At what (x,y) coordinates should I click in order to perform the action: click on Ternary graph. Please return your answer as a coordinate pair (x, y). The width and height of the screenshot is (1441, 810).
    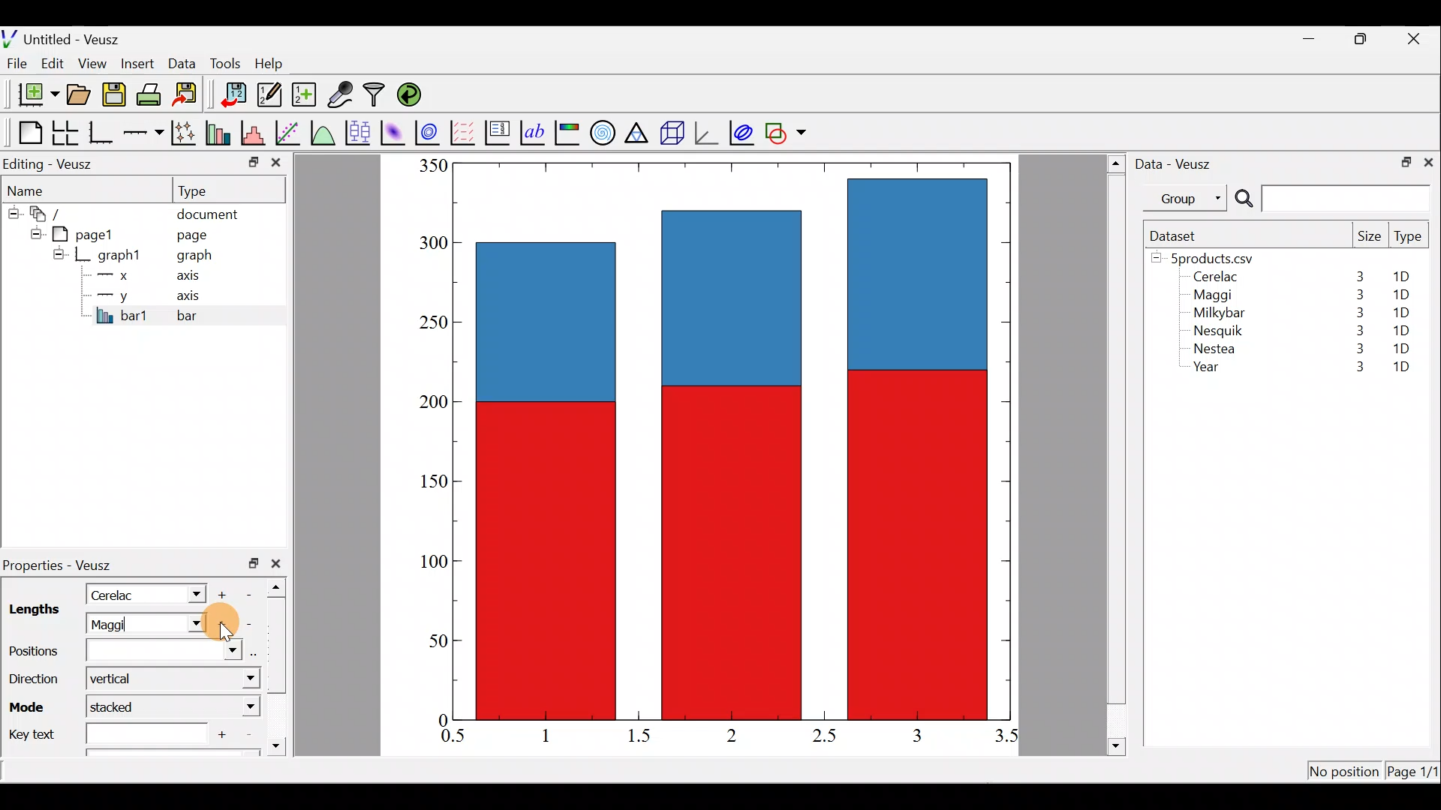
    Looking at the image, I should click on (638, 130).